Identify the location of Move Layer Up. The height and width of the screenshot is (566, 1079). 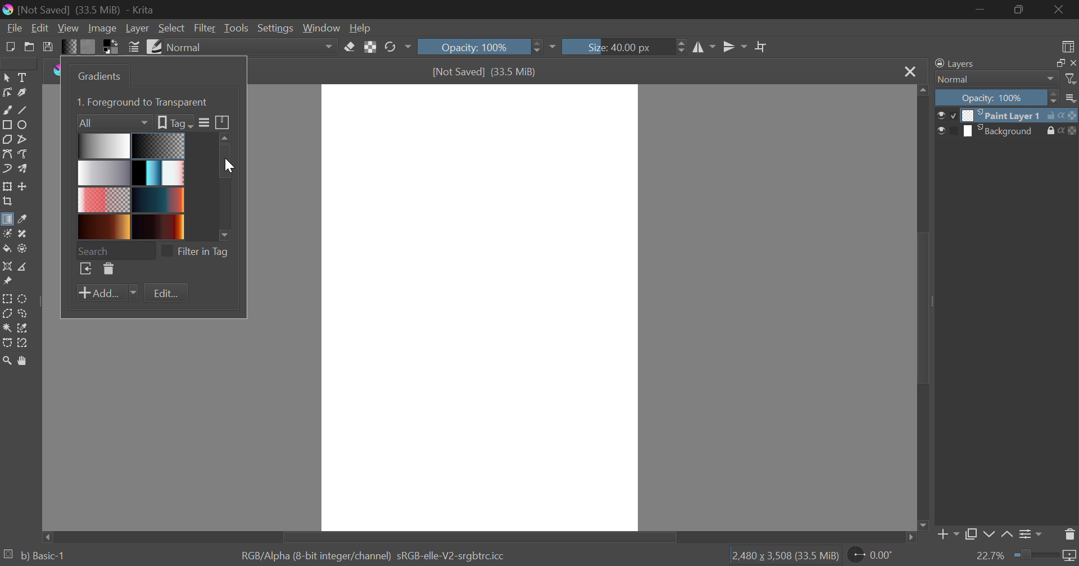
(1008, 535).